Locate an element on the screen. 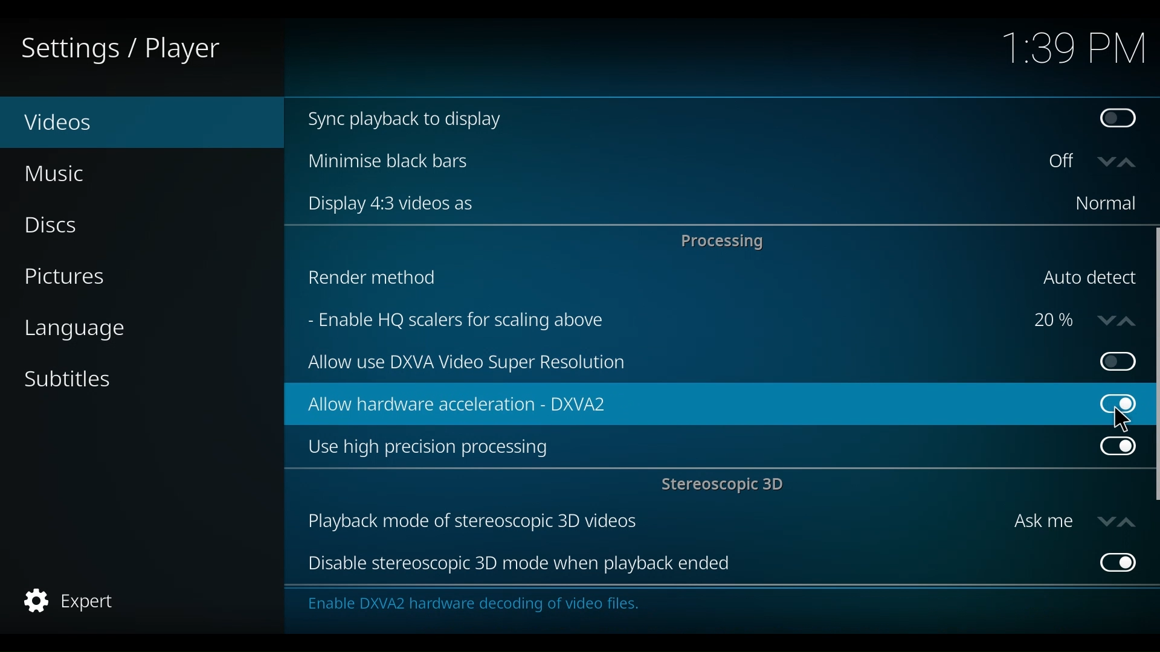 This screenshot has width=1160, height=652. Playback mode of stereoscopic 3D videos is located at coordinates (651, 522).